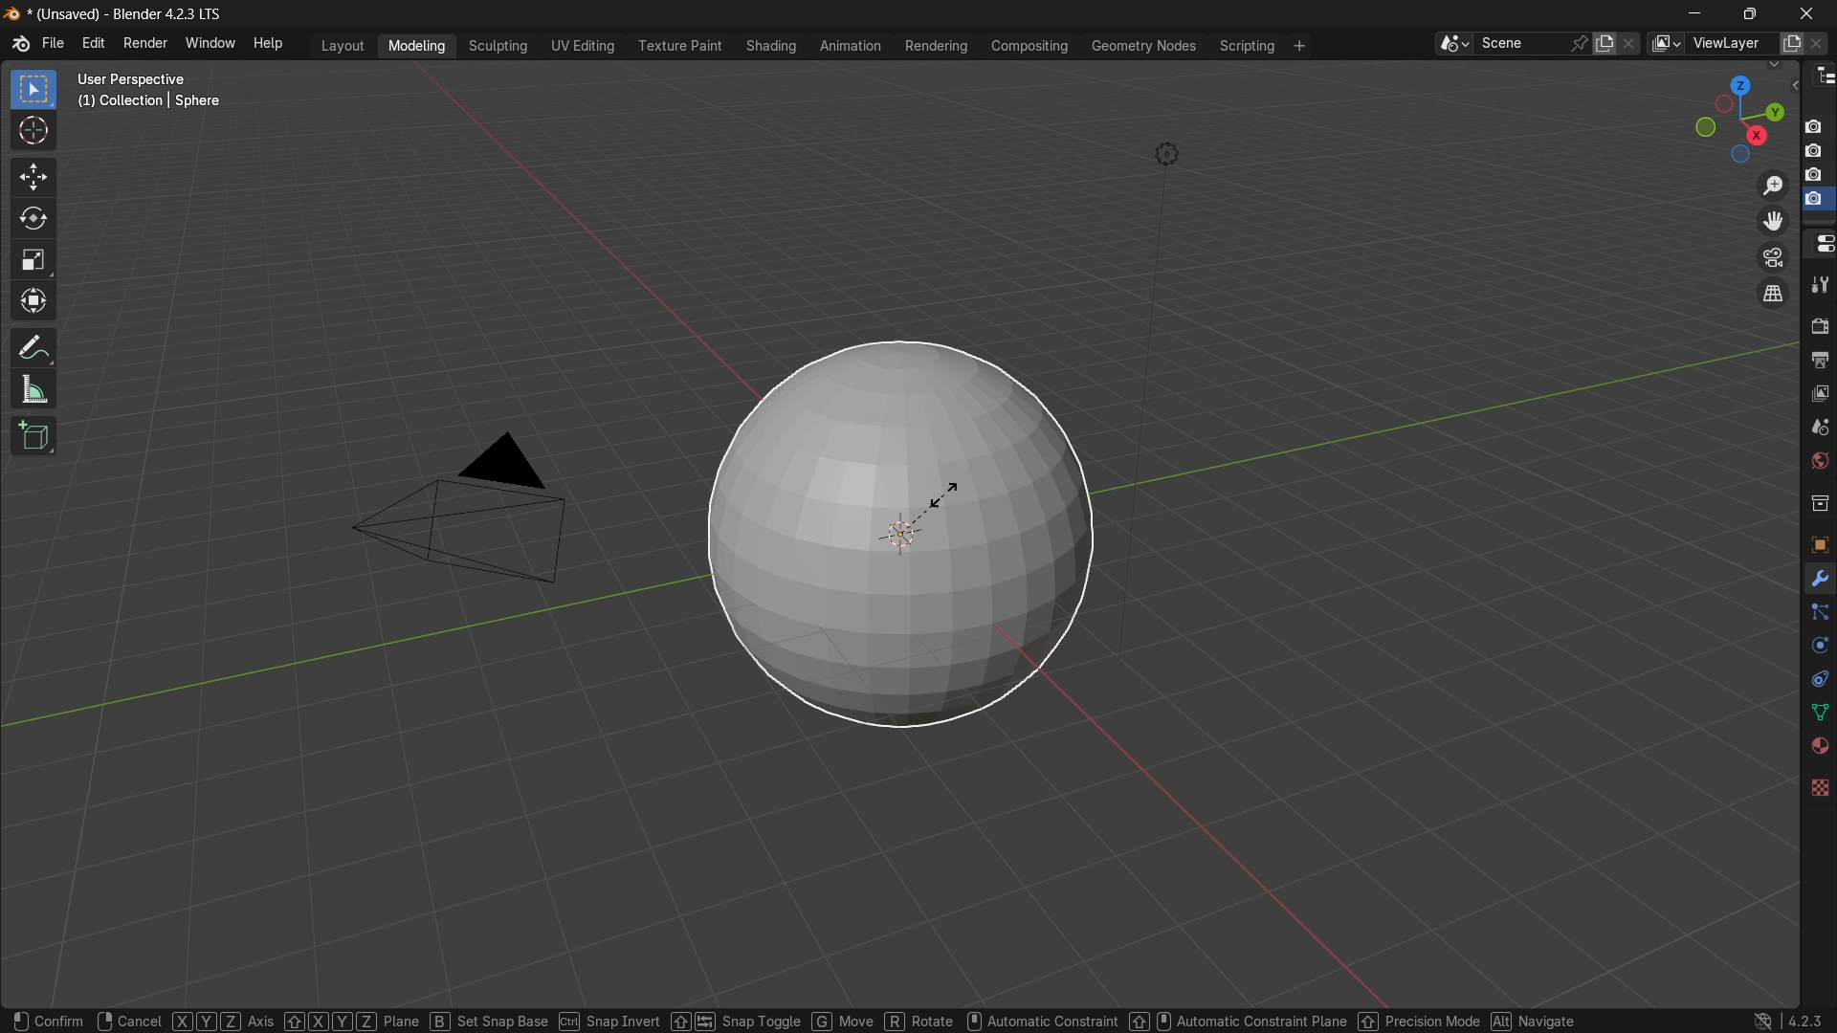 The width and height of the screenshot is (1837, 1033). I want to click on camera, so click(468, 512).